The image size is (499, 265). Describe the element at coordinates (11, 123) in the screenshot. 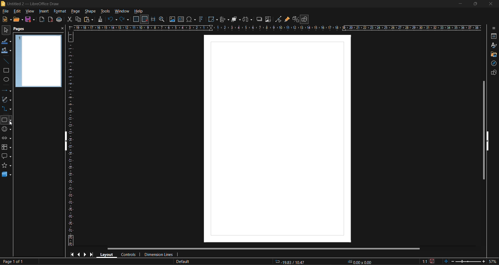

I see `cursor` at that location.